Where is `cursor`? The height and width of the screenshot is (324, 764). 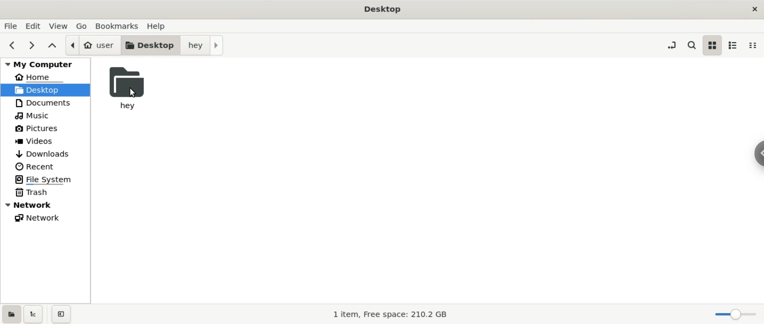 cursor is located at coordinates (132, 94).